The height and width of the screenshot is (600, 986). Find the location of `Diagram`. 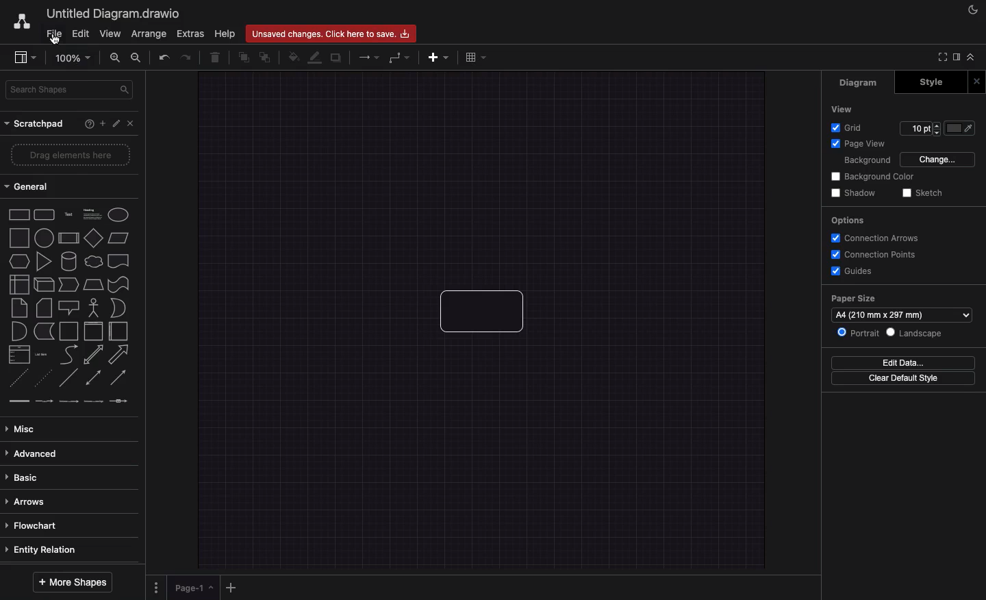

Diagram is located at coordinates (860, 82).